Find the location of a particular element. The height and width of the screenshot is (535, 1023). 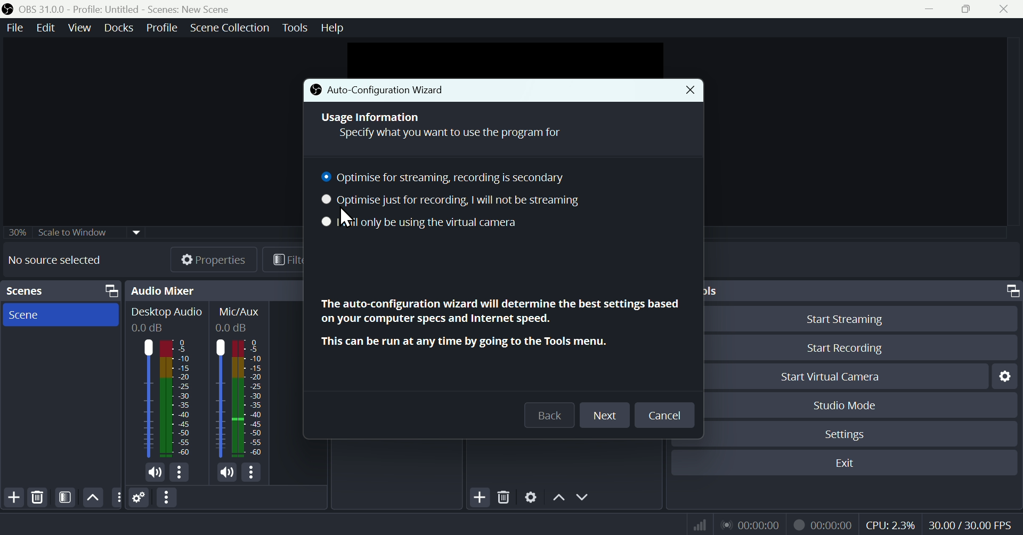

close is located at coordinates (1006, 9).